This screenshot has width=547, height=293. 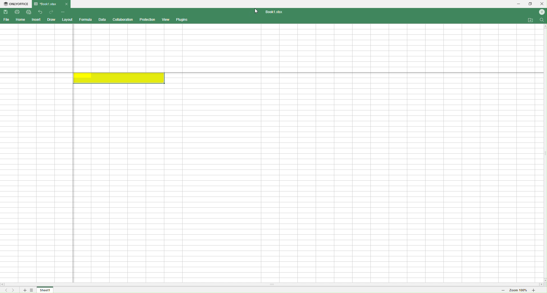 What do you see at coordinates (6, 20) in the screenshot?
I see `File` at bounding box center [6, 20].